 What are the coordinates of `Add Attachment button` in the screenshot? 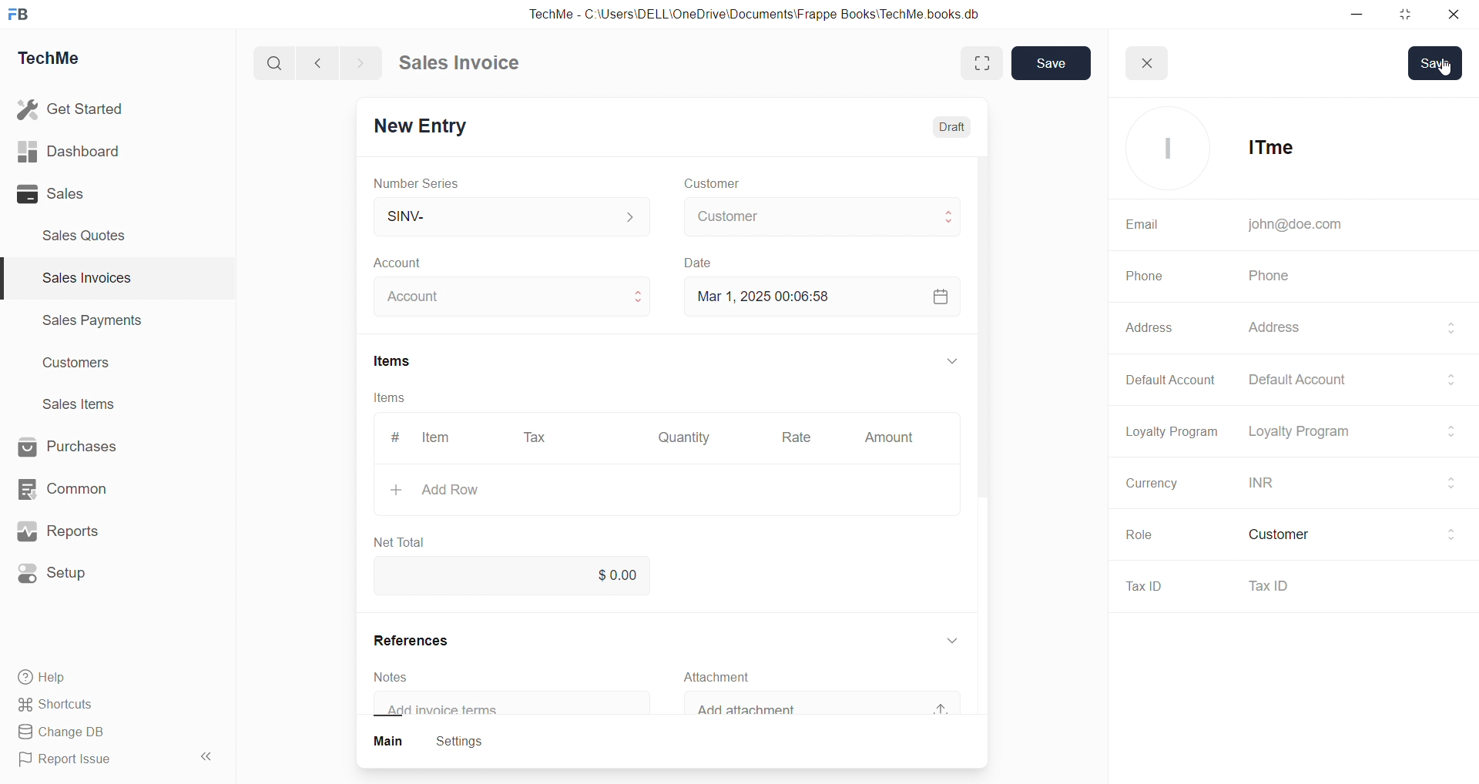 It's located at (933, 702).